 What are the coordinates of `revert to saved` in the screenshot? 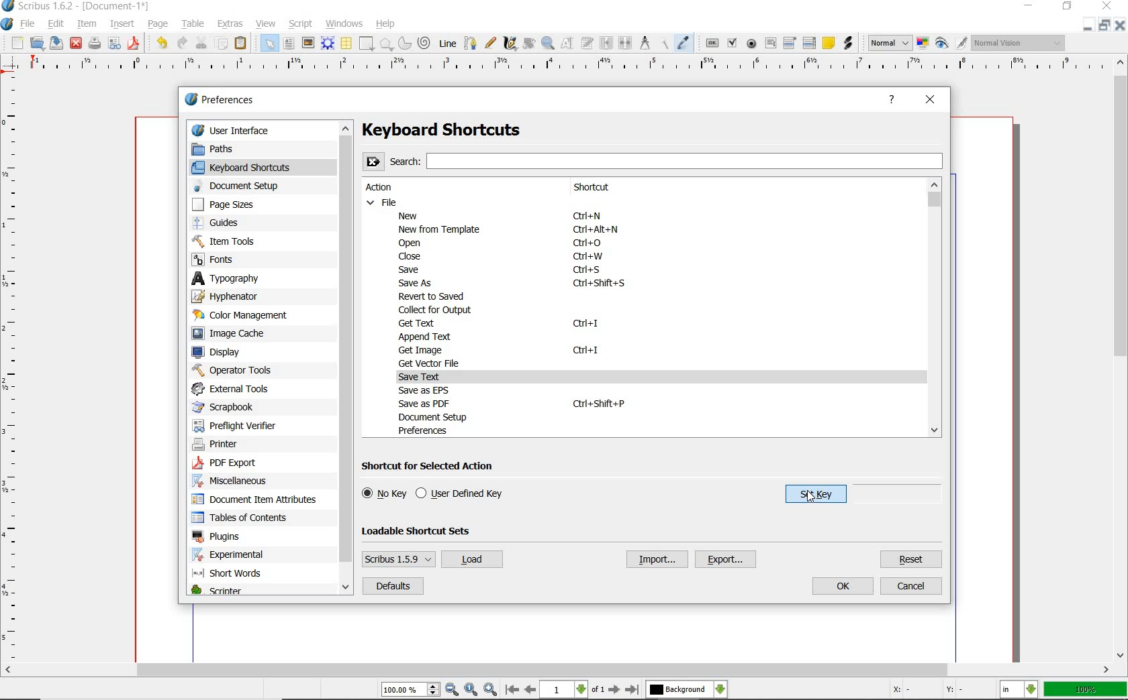 It's located at (434, 297).